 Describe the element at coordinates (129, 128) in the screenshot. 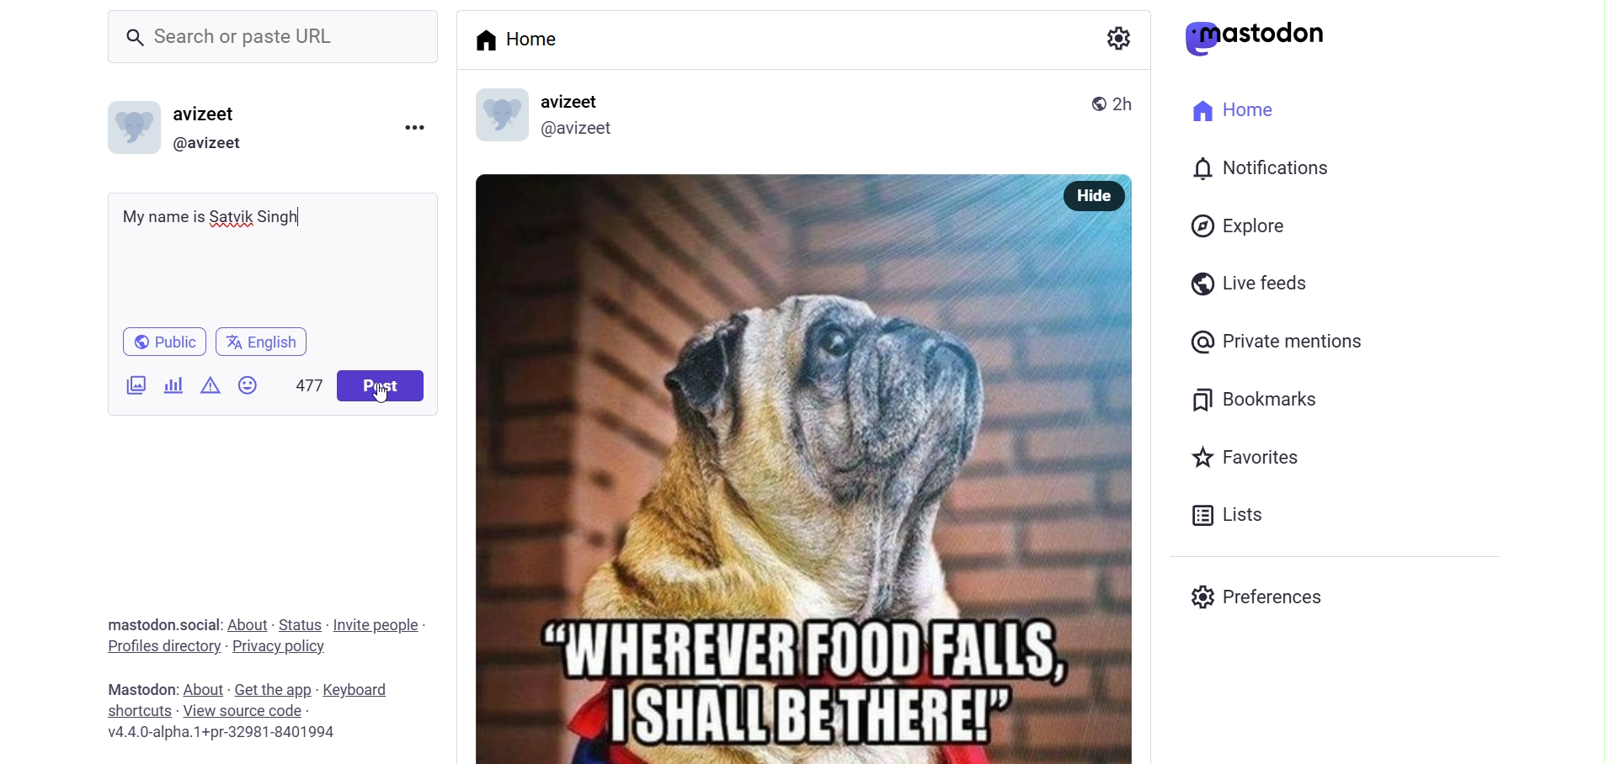

I see `logo` at that location.